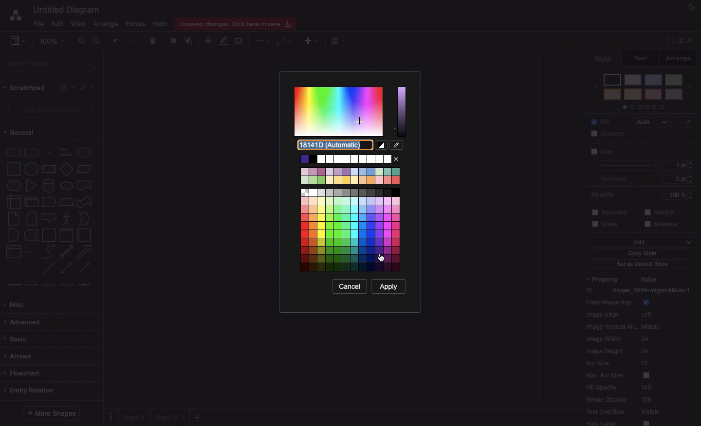 The width and height of the screenshot is (701, 426). What do you see at coordinates (17, 302) in the screenshot?
I see `Misc` at bounding box center [17, 302].